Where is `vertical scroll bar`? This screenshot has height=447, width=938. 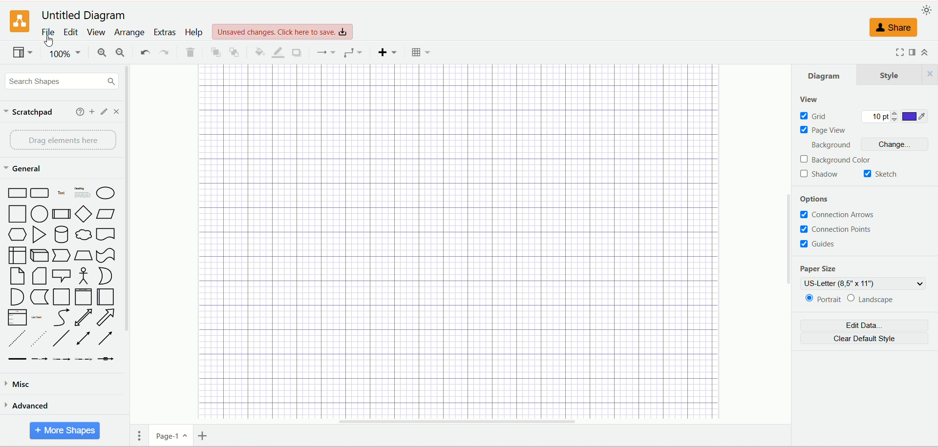
vertical scroll bar is located at coordinates (788, 244).